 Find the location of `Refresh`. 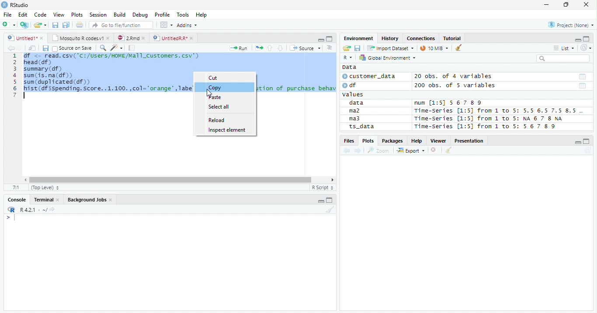

Refresh is located at coordinates (586, 47).